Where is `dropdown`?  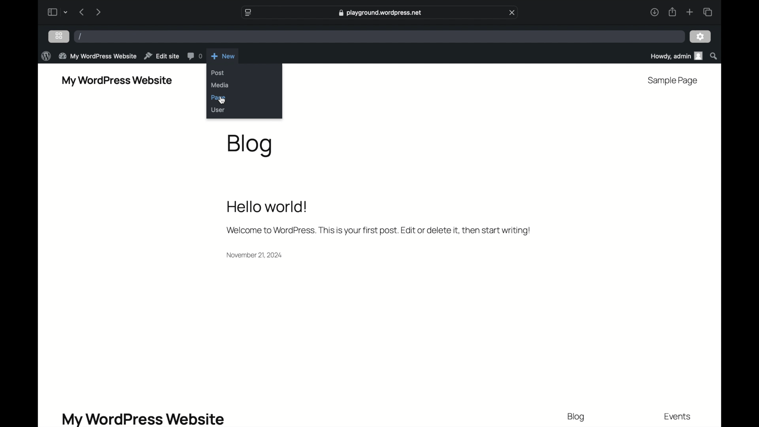 dropdown is located at coordinates (66, 12).